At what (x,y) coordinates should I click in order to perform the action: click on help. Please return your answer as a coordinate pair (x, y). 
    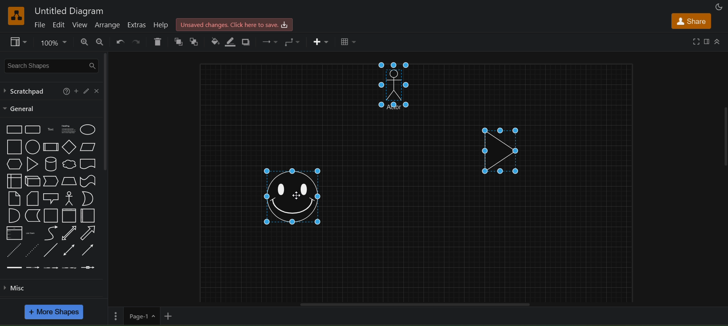
    Looking at the image, I should click on (65, 90).